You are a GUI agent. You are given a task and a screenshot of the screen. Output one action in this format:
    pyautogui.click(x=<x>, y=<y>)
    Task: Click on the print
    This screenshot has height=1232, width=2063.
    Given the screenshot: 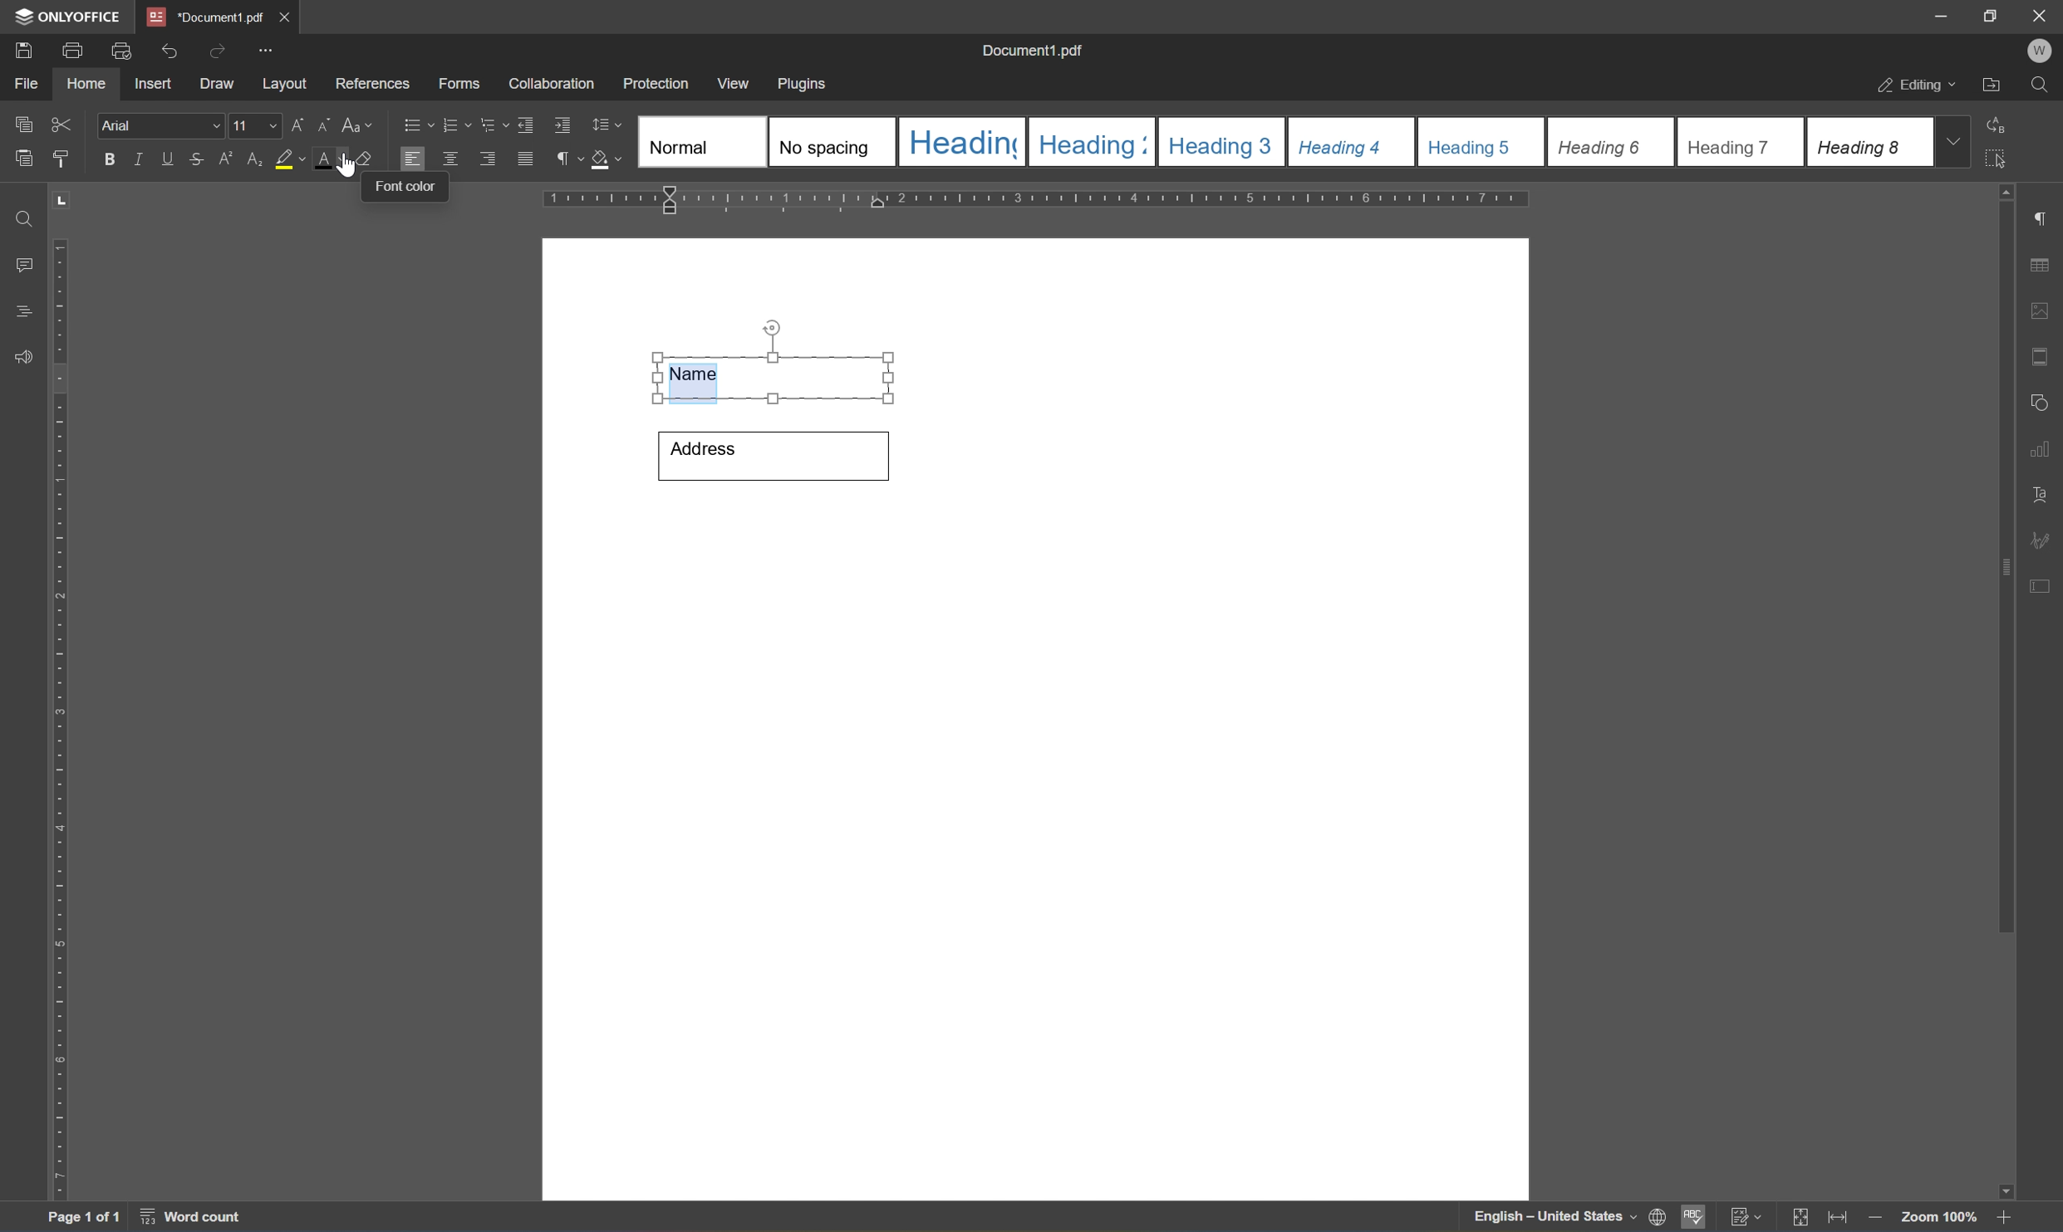 What is the action you would take?
    pyautogui.click(x=69, y=52)
    